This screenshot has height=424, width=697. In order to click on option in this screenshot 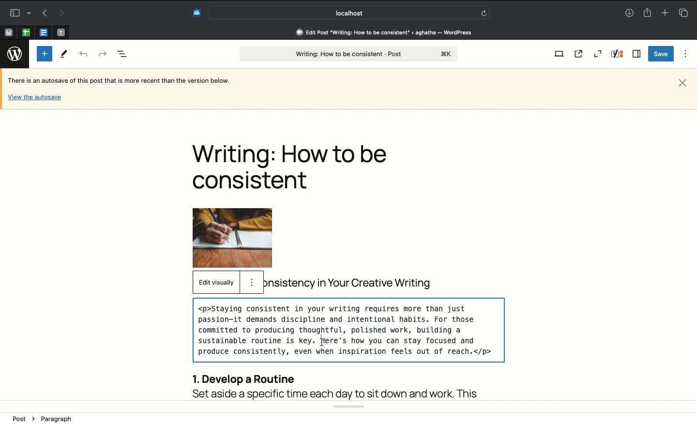, I will do `click(252, 281)`.